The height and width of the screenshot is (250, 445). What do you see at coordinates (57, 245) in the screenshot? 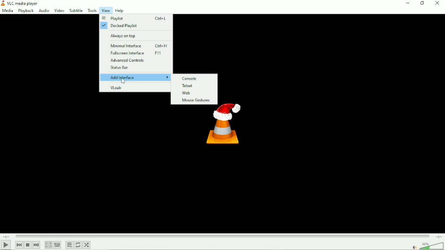
I see `Show extended settings` at bounding box center [57, 245].